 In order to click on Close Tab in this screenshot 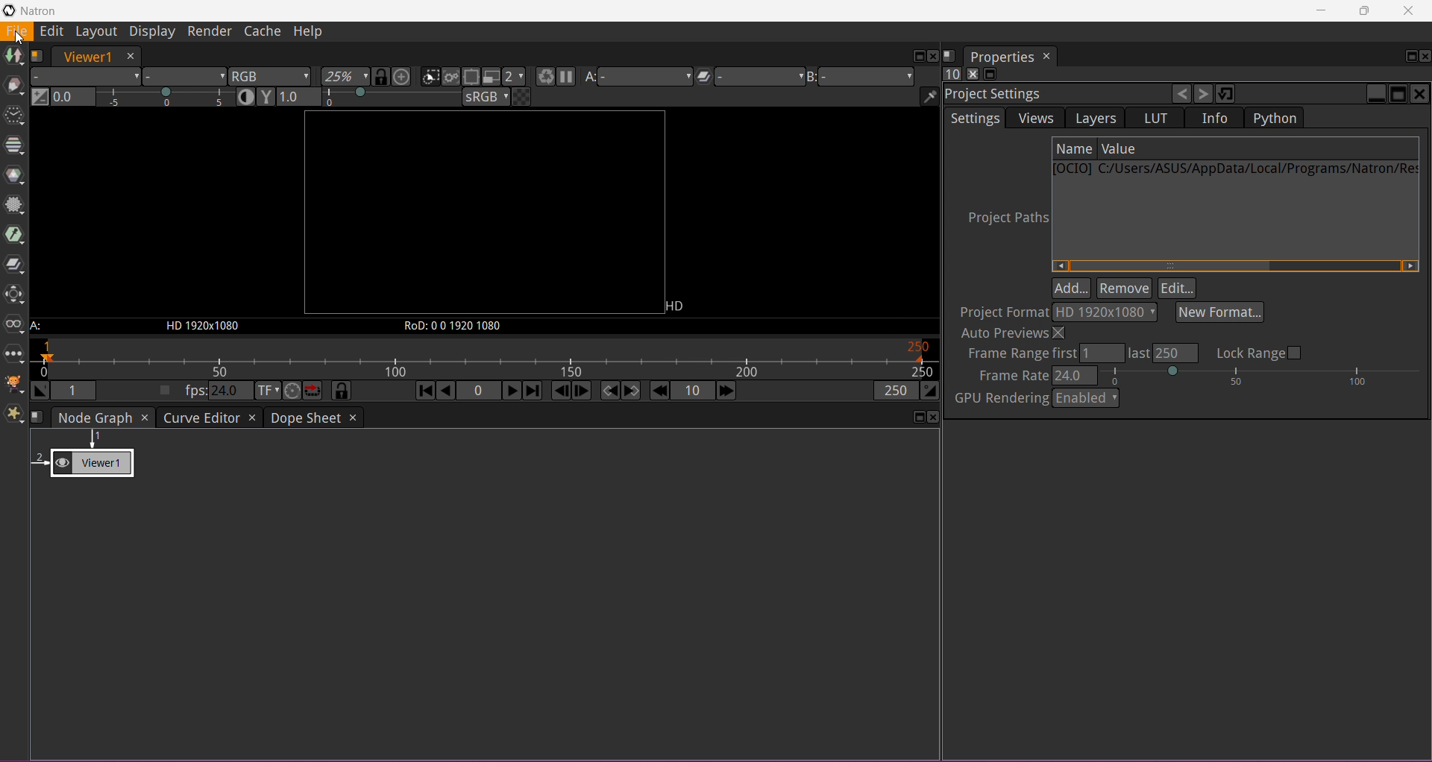, I will do `click(353, 417)`.